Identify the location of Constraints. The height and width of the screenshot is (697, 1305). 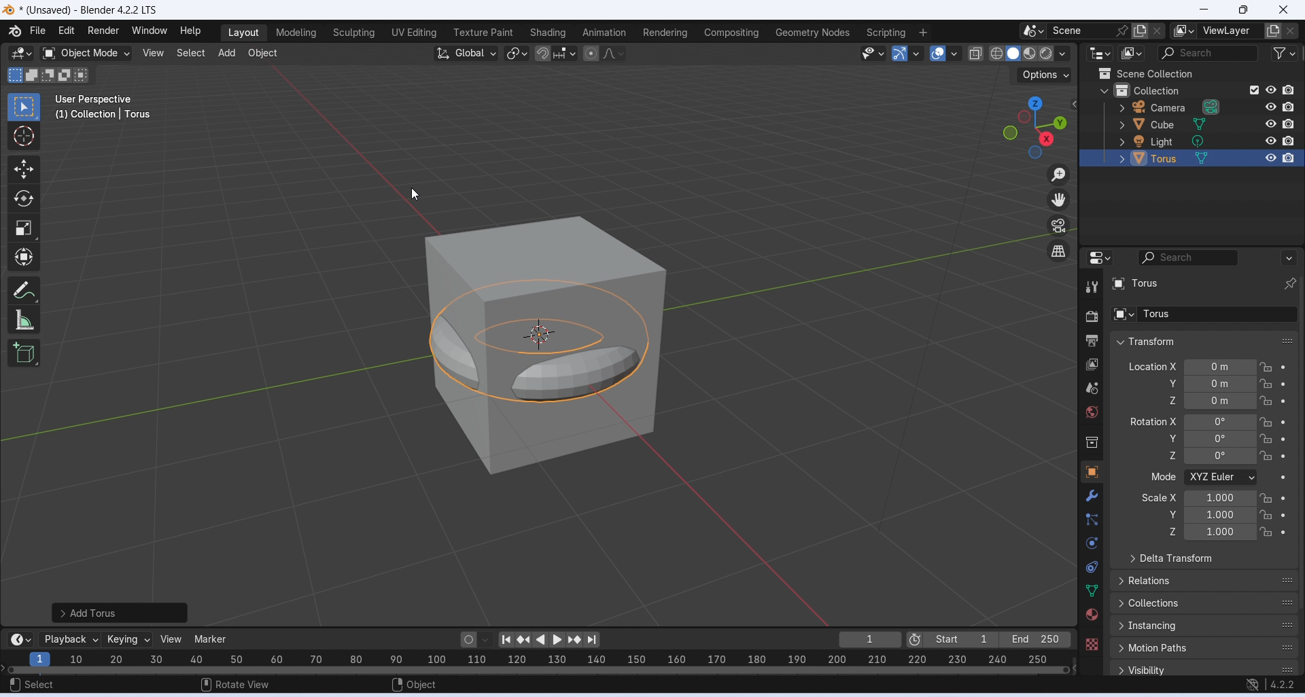
(1092, 567).